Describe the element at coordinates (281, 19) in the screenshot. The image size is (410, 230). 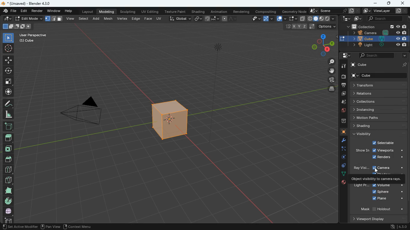
I see `overlap` at that location.